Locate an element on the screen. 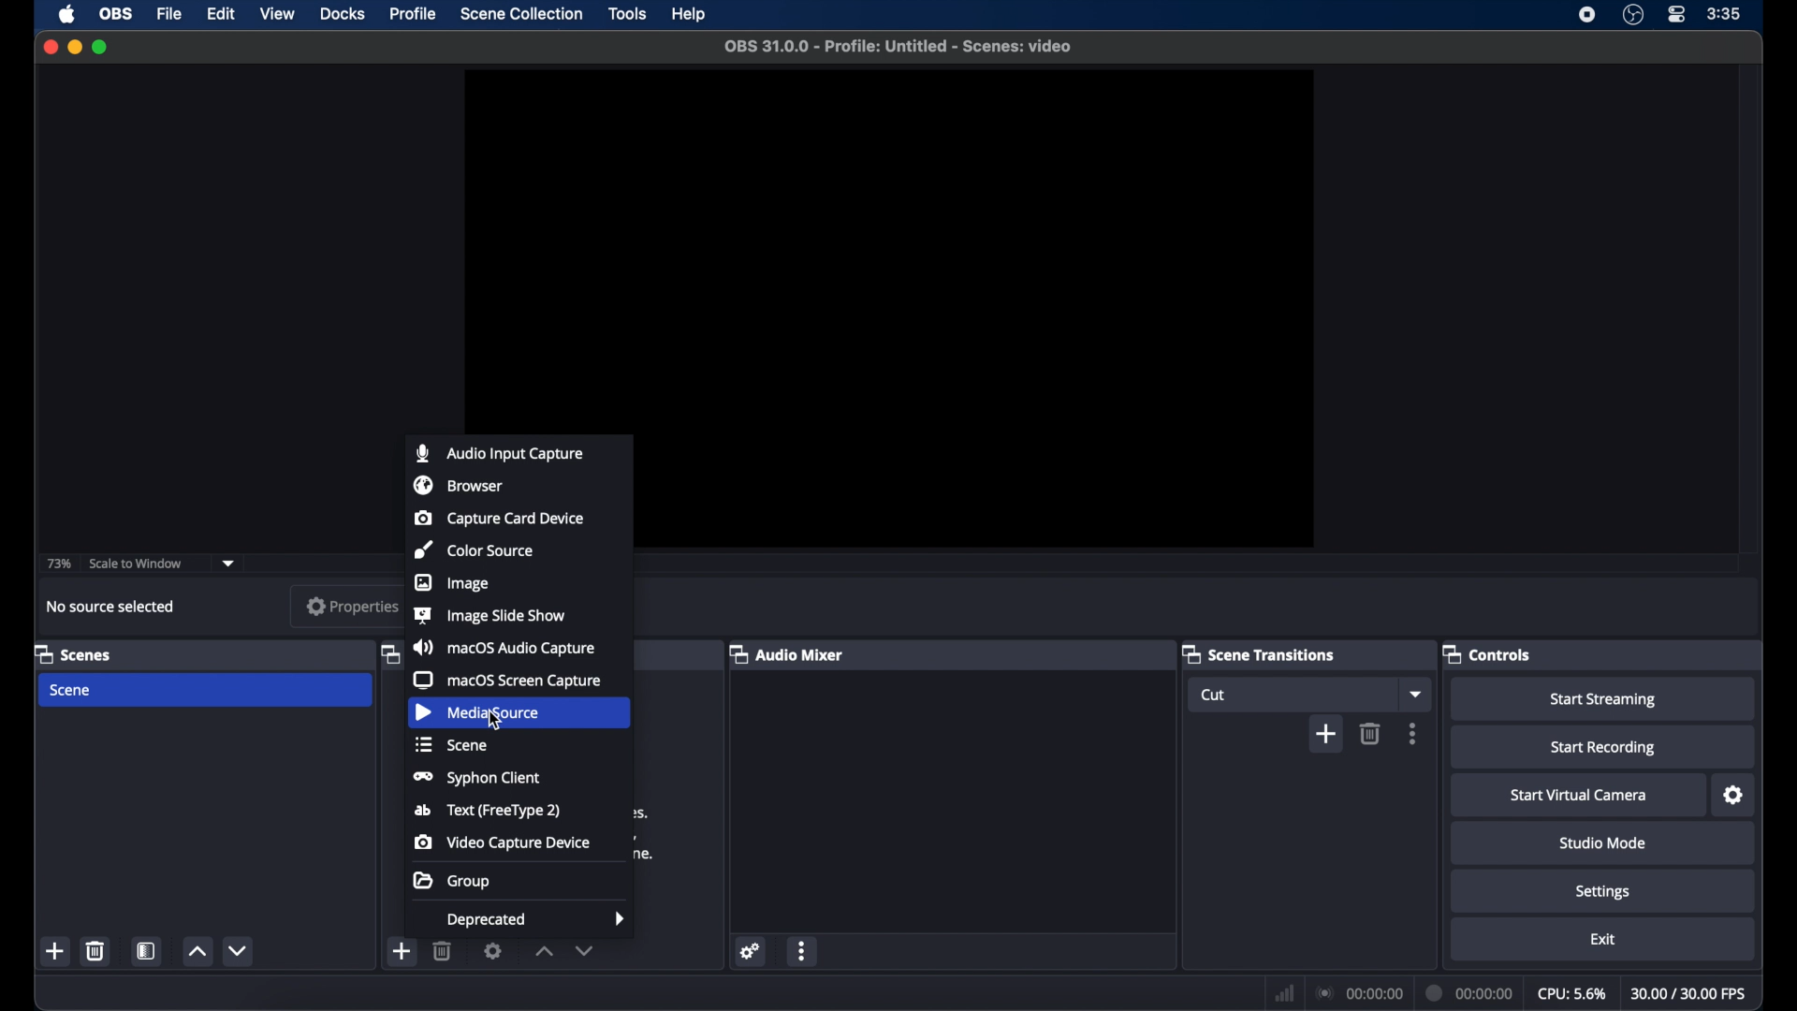 The width and height of the screenshot is (1797, 1011). connection is located at coordinates (1358, 991).